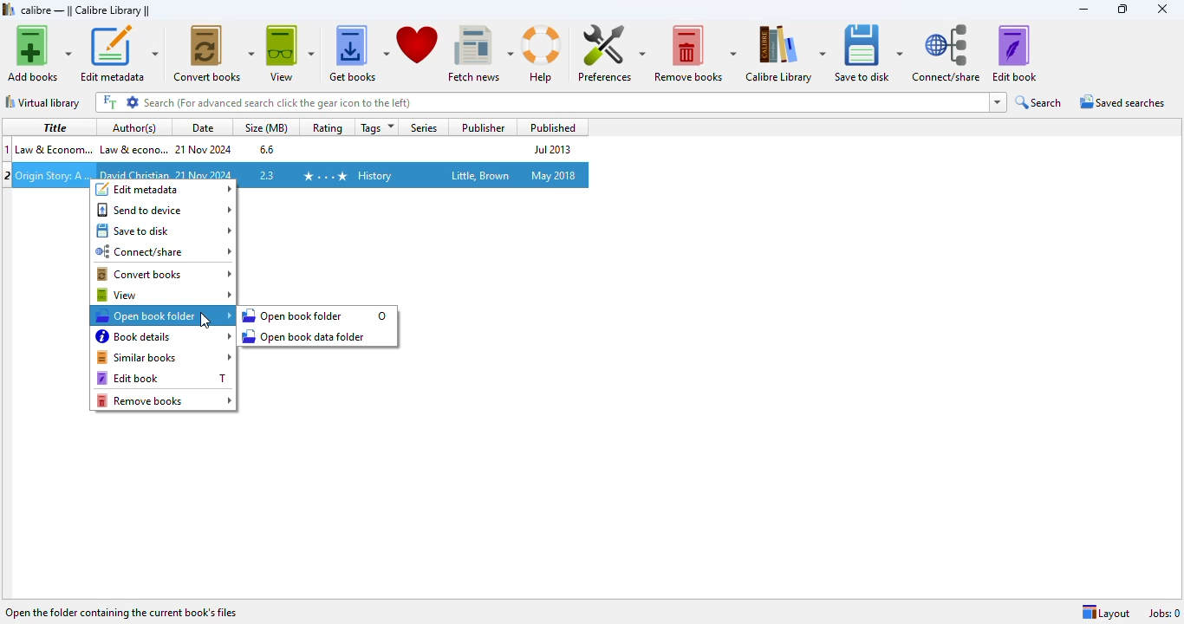  I want to click on remove books, so click(695, 53).